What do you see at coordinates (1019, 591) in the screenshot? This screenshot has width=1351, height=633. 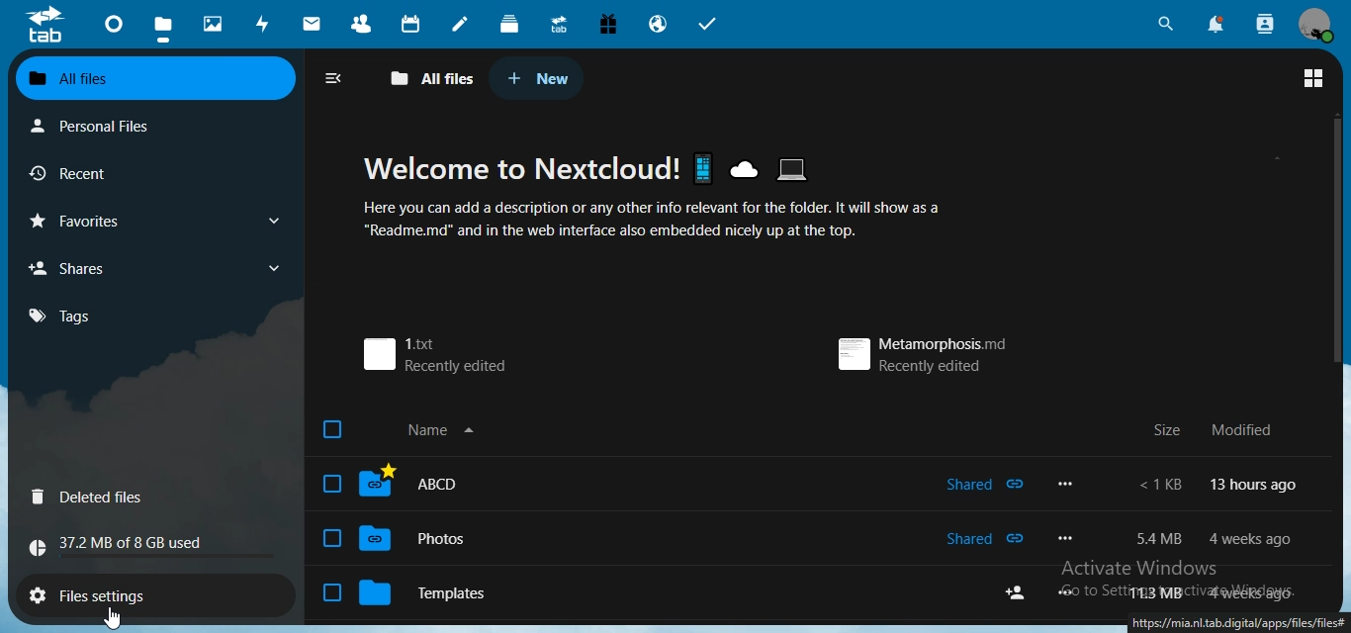 I see `share` at bounding box center [1019, 591].